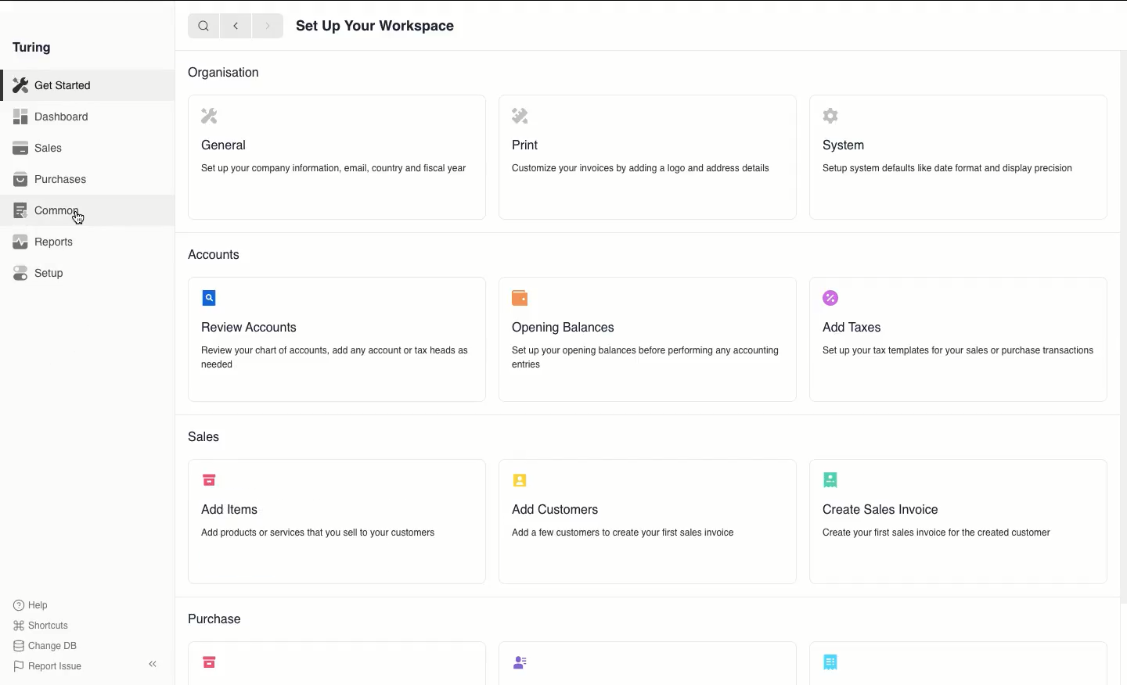 Image resolution: width=1127 pixels, height=685 pixels. What do you see at coordinates (48, 210) in the screenshot?
I see `Common` at bounding box center [48, 210].